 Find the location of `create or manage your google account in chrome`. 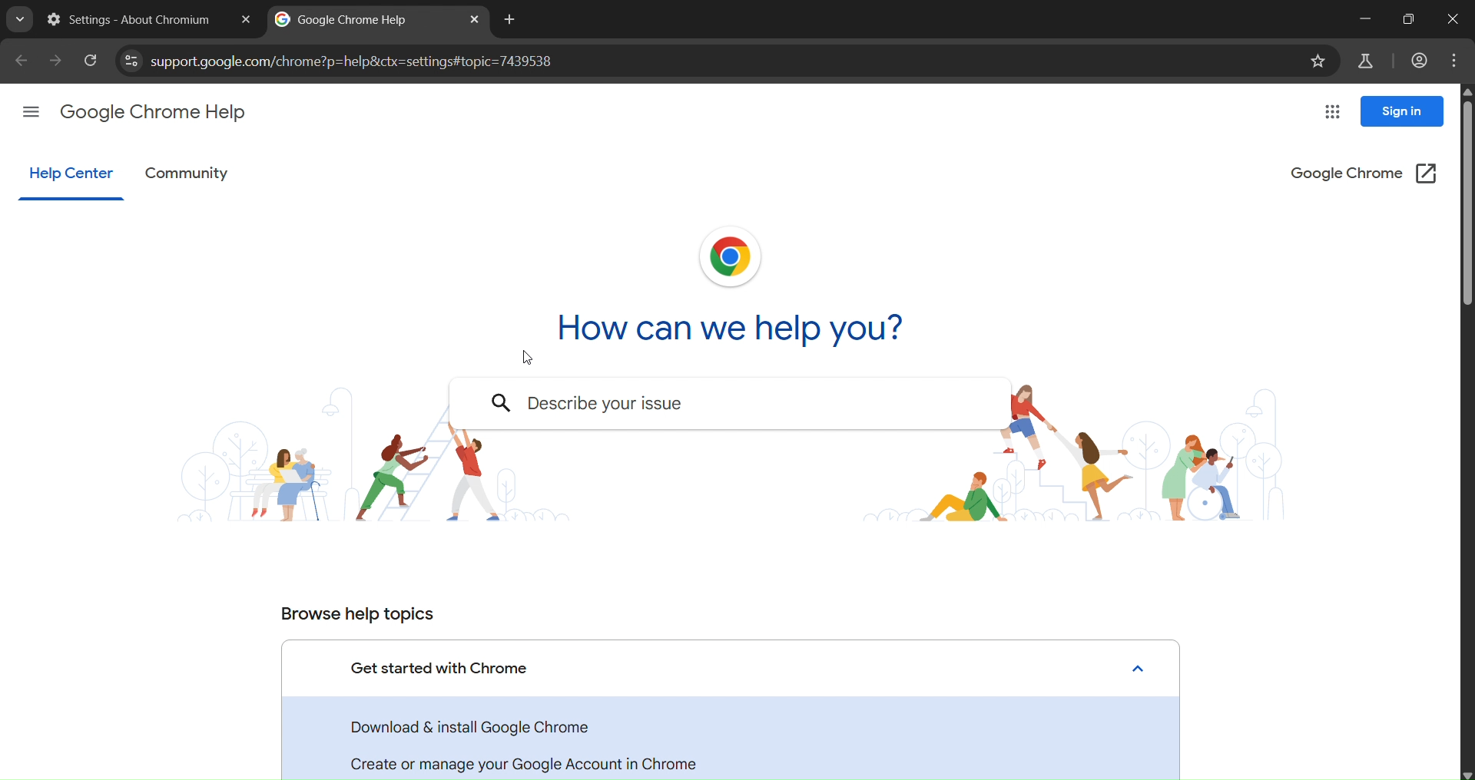

create or manage your google account in chrome is located at coordinates (532, 760).